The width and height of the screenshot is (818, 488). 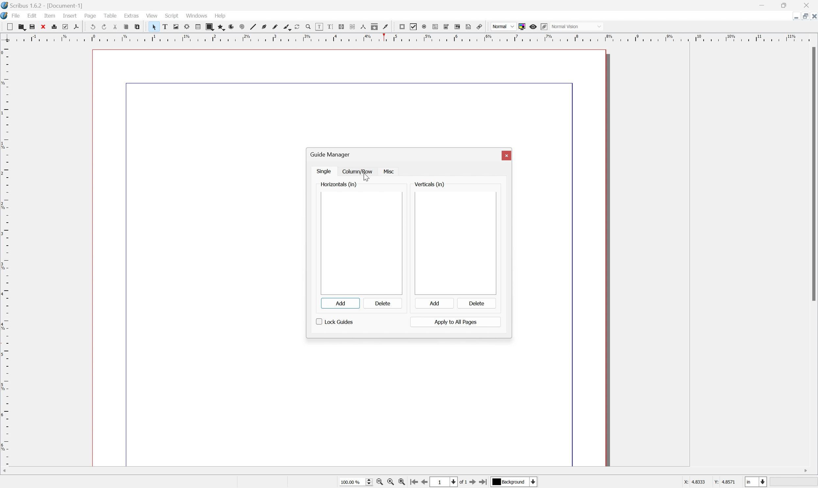 I want to click on export directly as PDF, so click(x=76, y=27).